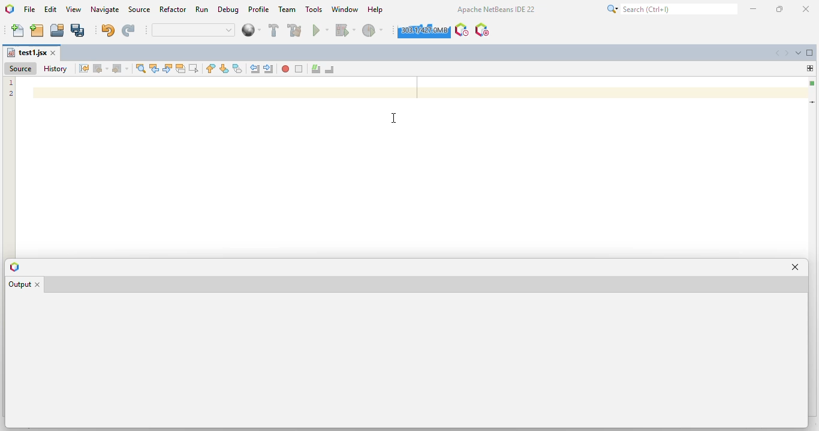 The width and height of the screenshot is (819, 431). I want to click on find selection, so click(141, 68).